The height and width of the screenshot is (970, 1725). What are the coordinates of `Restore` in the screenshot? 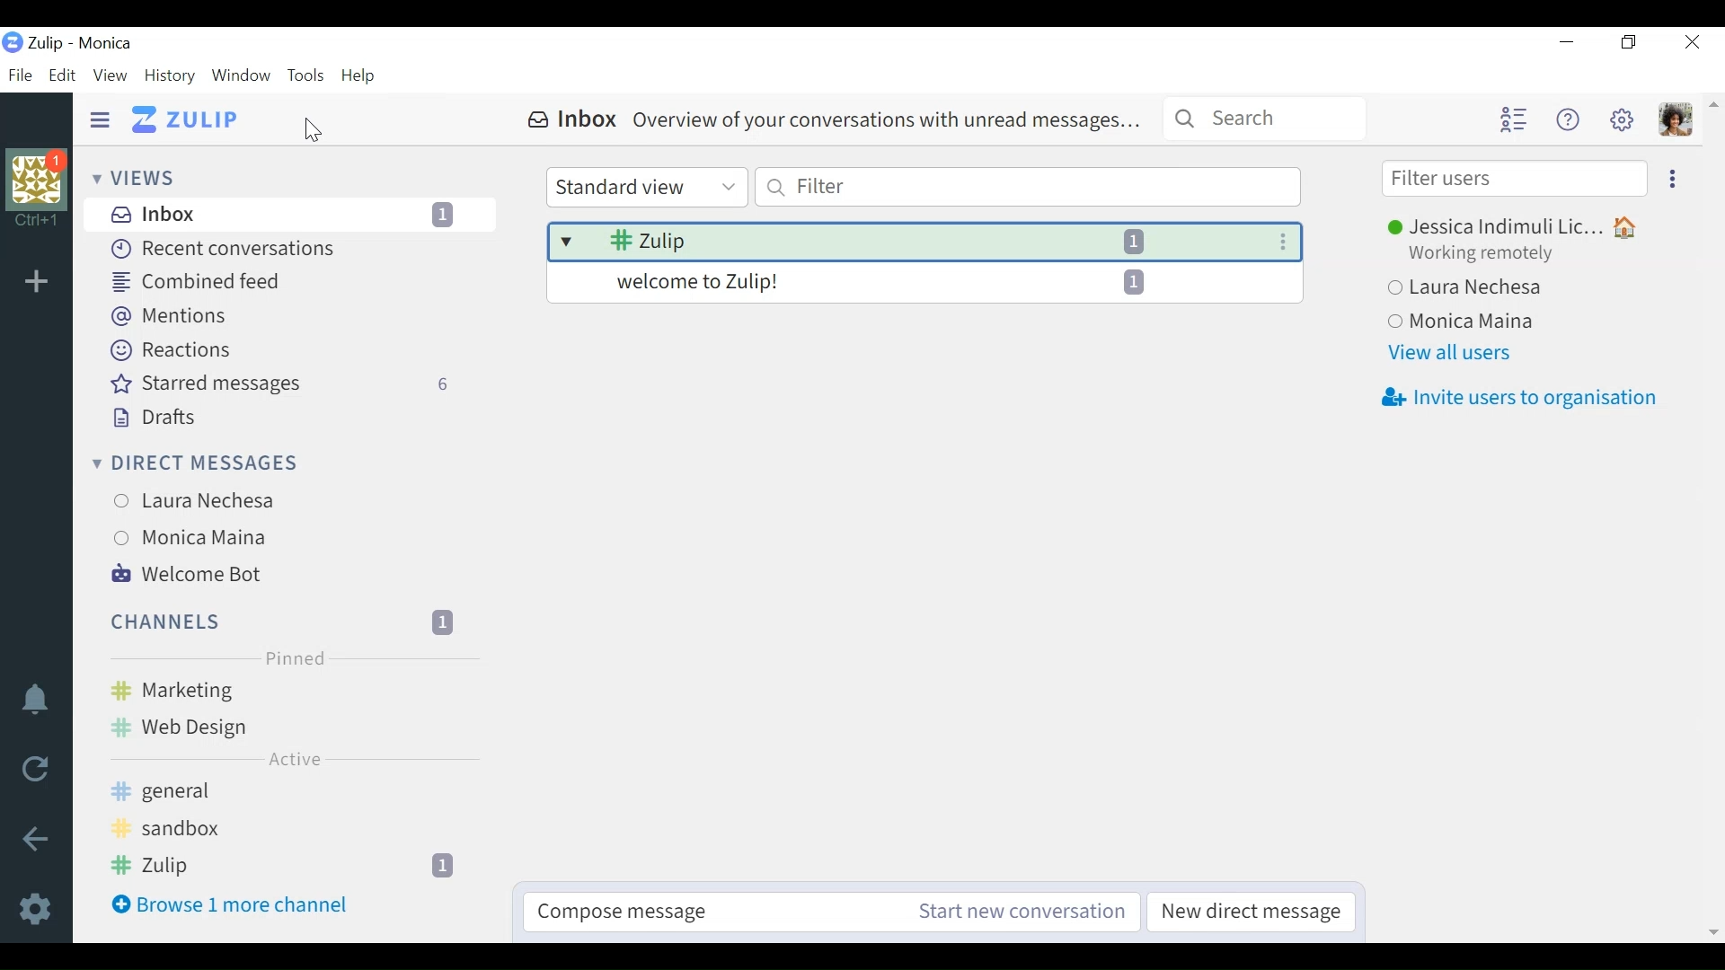 It's located at (1629, 42).